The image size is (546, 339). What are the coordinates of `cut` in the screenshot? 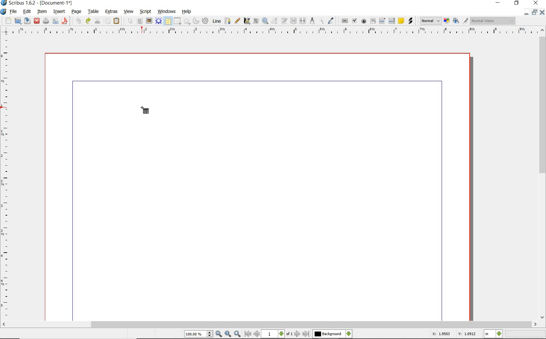 It's located at (98, 20).